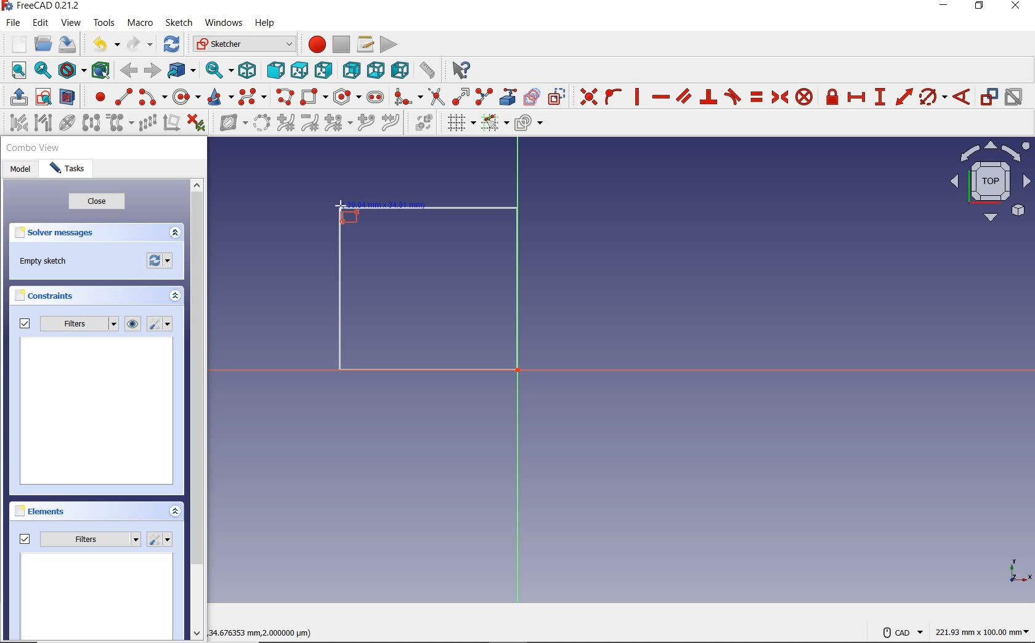 The width and height of the screenshot is (1035, 643). Describe the element at coordinates (638, 99) in the screenshot. I see `constrain vertically` at that location.